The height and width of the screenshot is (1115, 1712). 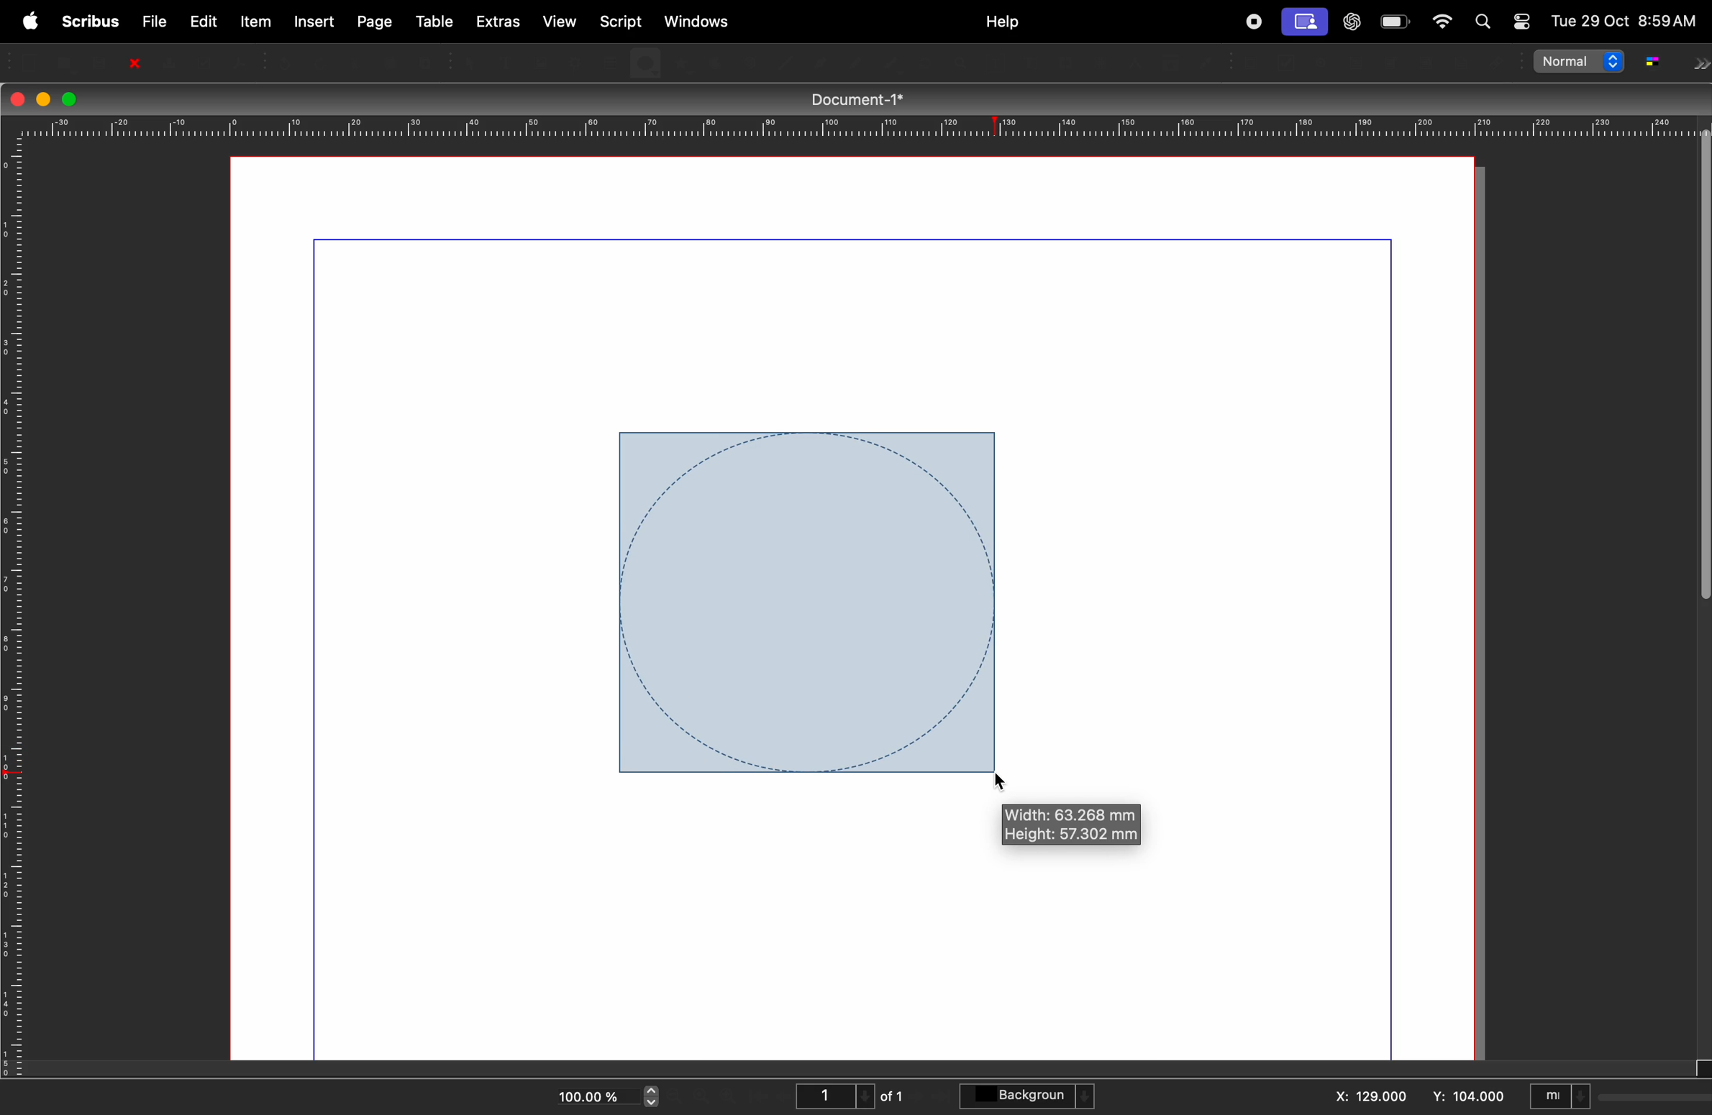 I want to click on cursor, so click(x=1003, y=781).